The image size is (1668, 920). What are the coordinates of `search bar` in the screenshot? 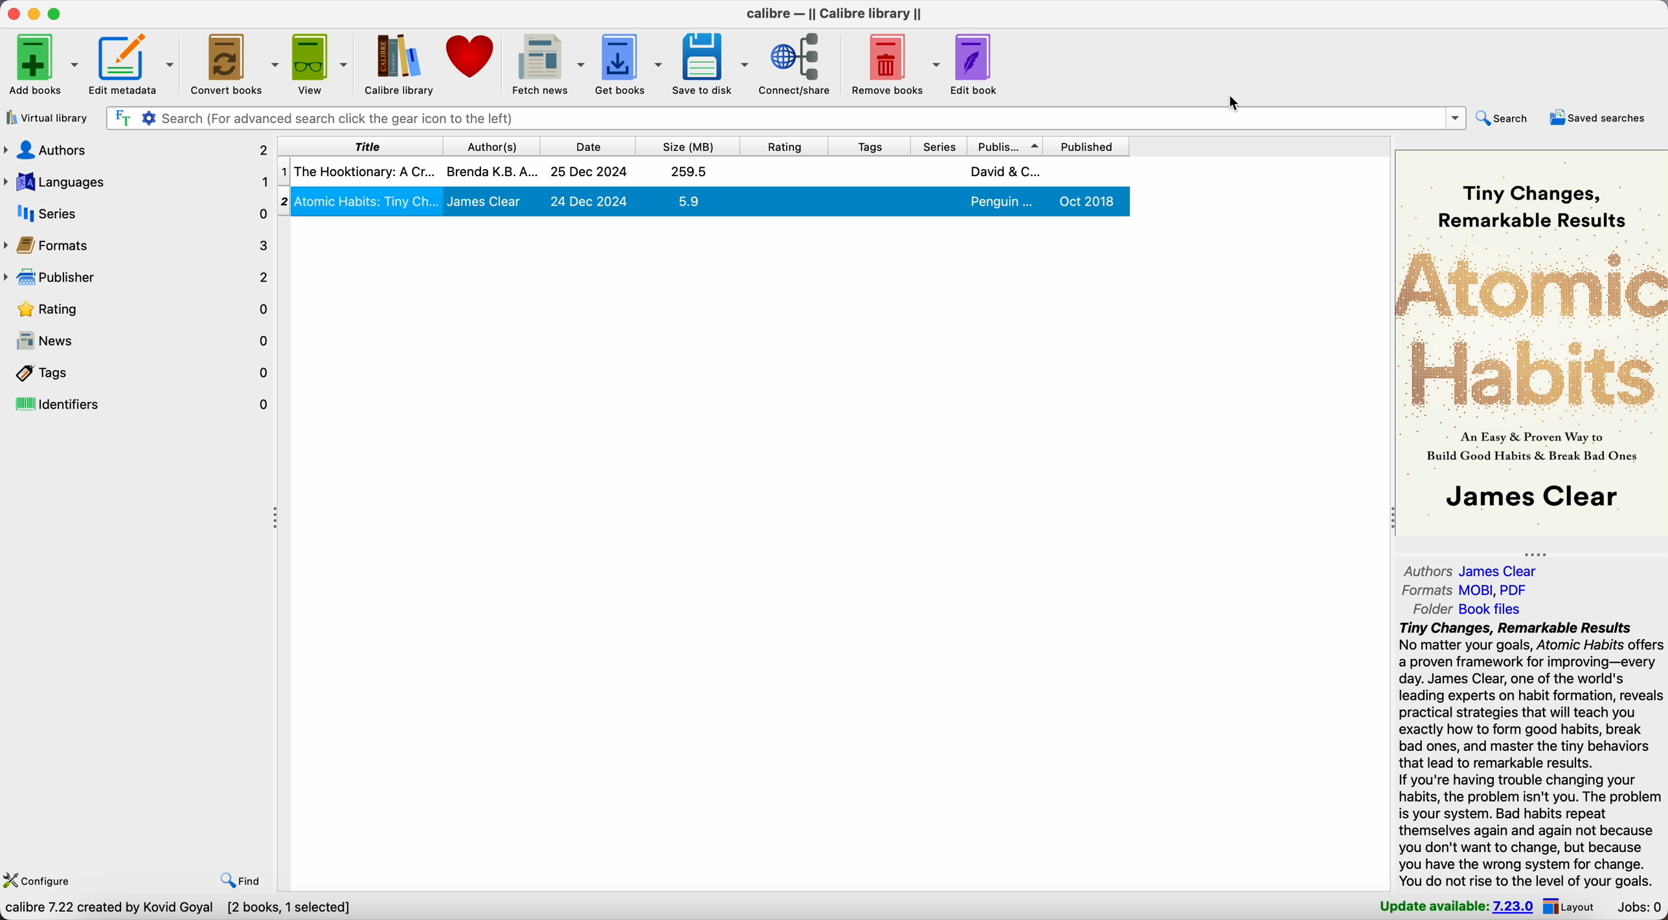 It's located at (784, 118).